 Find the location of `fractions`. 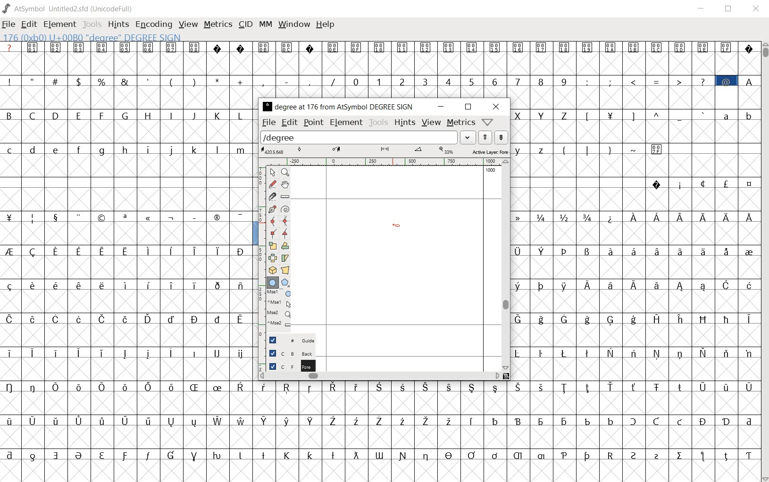

fractions is located at coordinates (557, 216).